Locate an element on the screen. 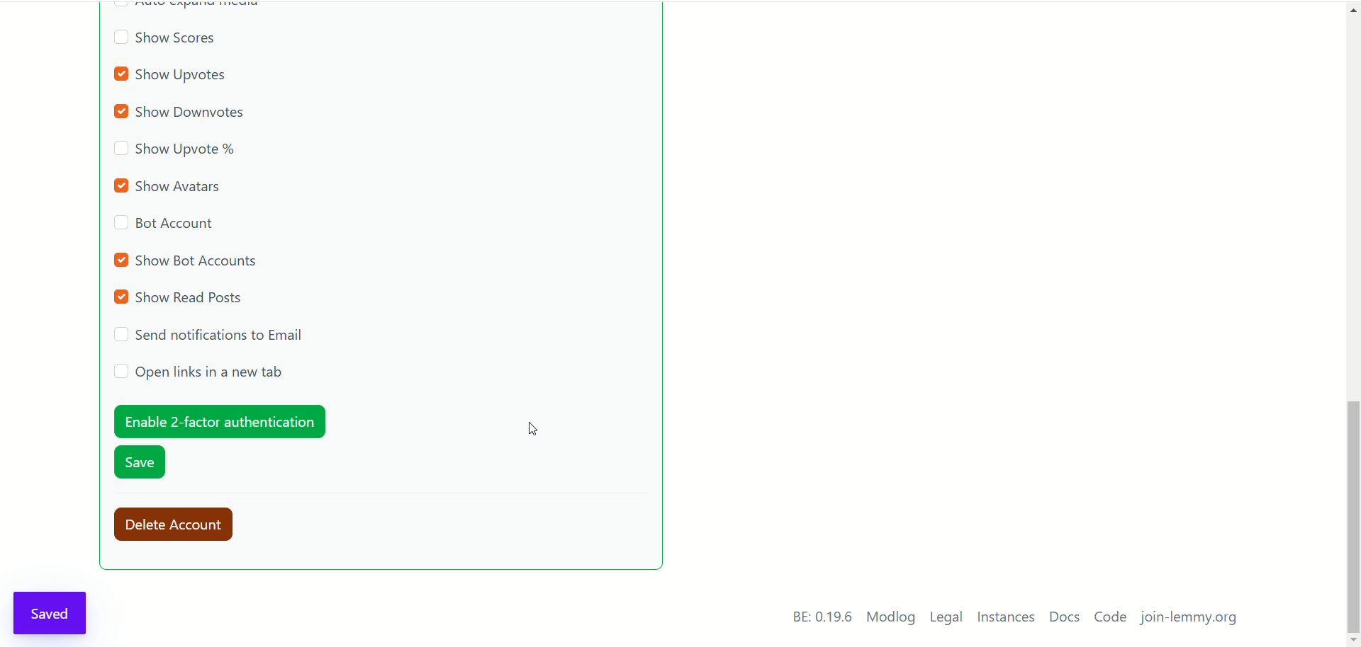 The image size is (1361, 647). delete account is located at coordinates (180, 525).